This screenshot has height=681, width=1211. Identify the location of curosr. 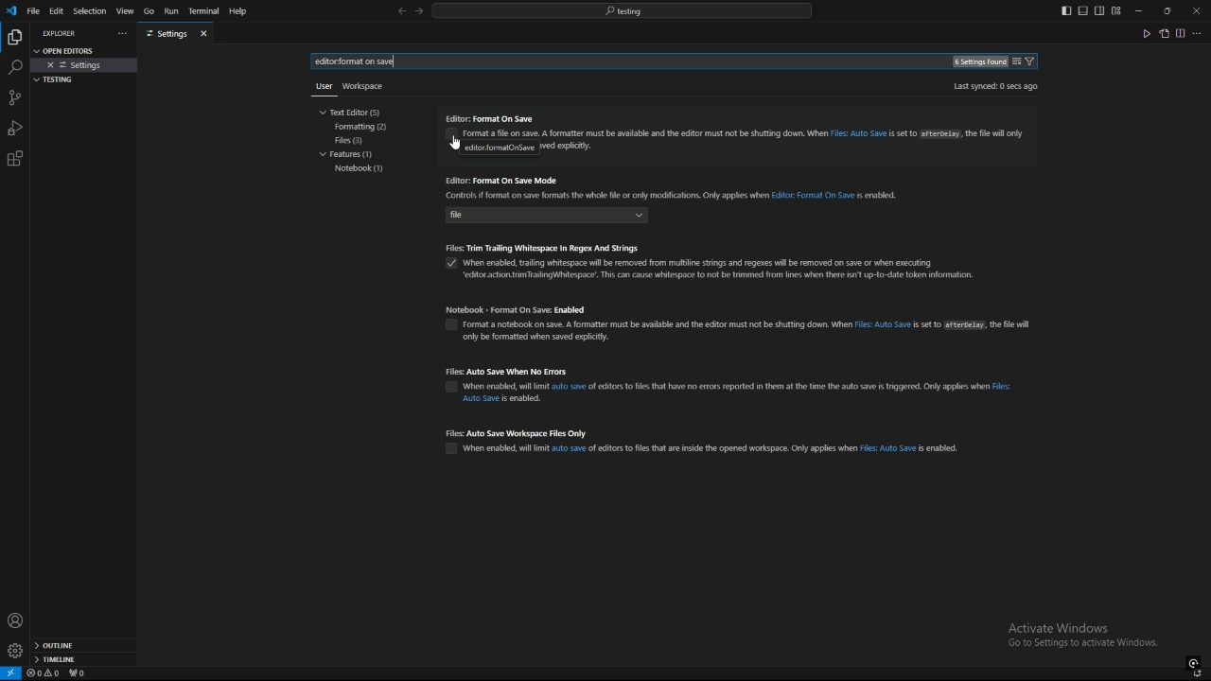
(459, 144).